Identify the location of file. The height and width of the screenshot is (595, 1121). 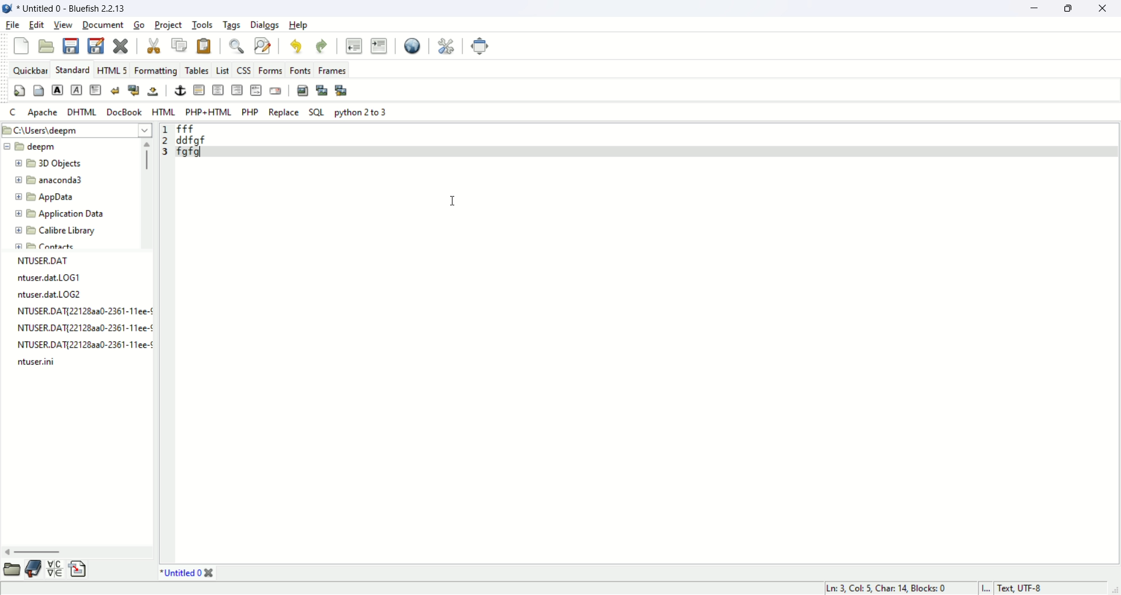
(13, 25).